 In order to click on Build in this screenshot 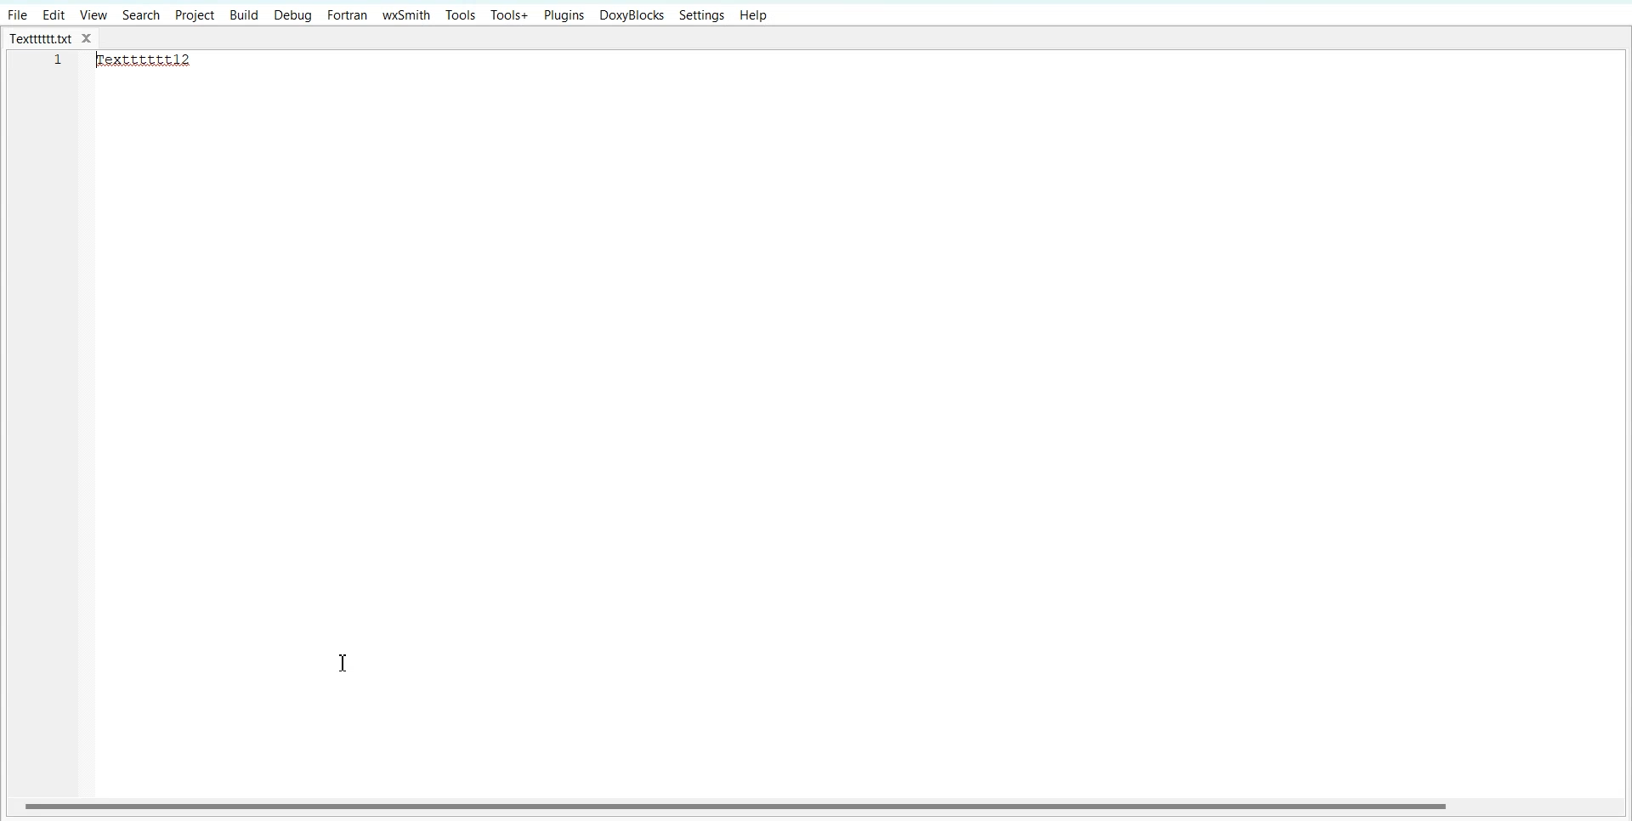, I will do `click(244, 16)`.